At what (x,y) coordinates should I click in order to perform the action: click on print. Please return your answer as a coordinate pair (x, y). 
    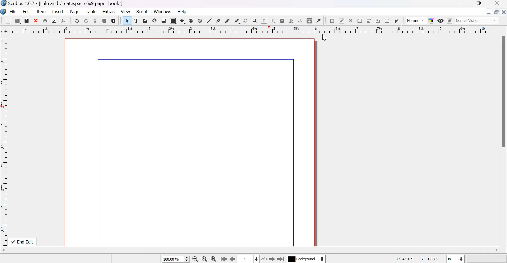
    Looking at the image, I should click on (45, 21).